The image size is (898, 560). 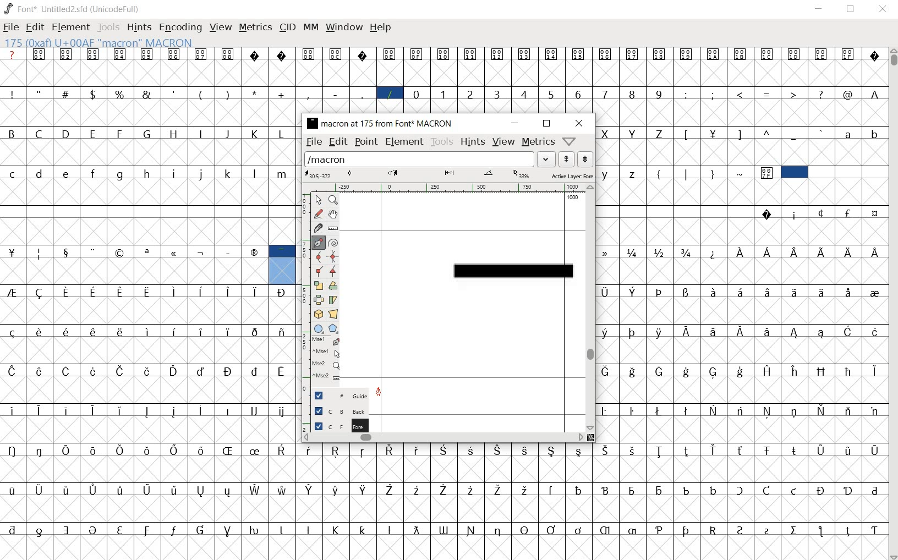 What do you see at coordinates (580, 529) in the screenshot?
I see `Symbol` at bounding box center [580, 529].